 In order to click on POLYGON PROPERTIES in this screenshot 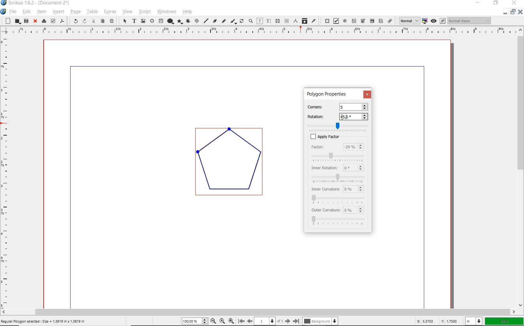, I will do `click(327, 94)`.